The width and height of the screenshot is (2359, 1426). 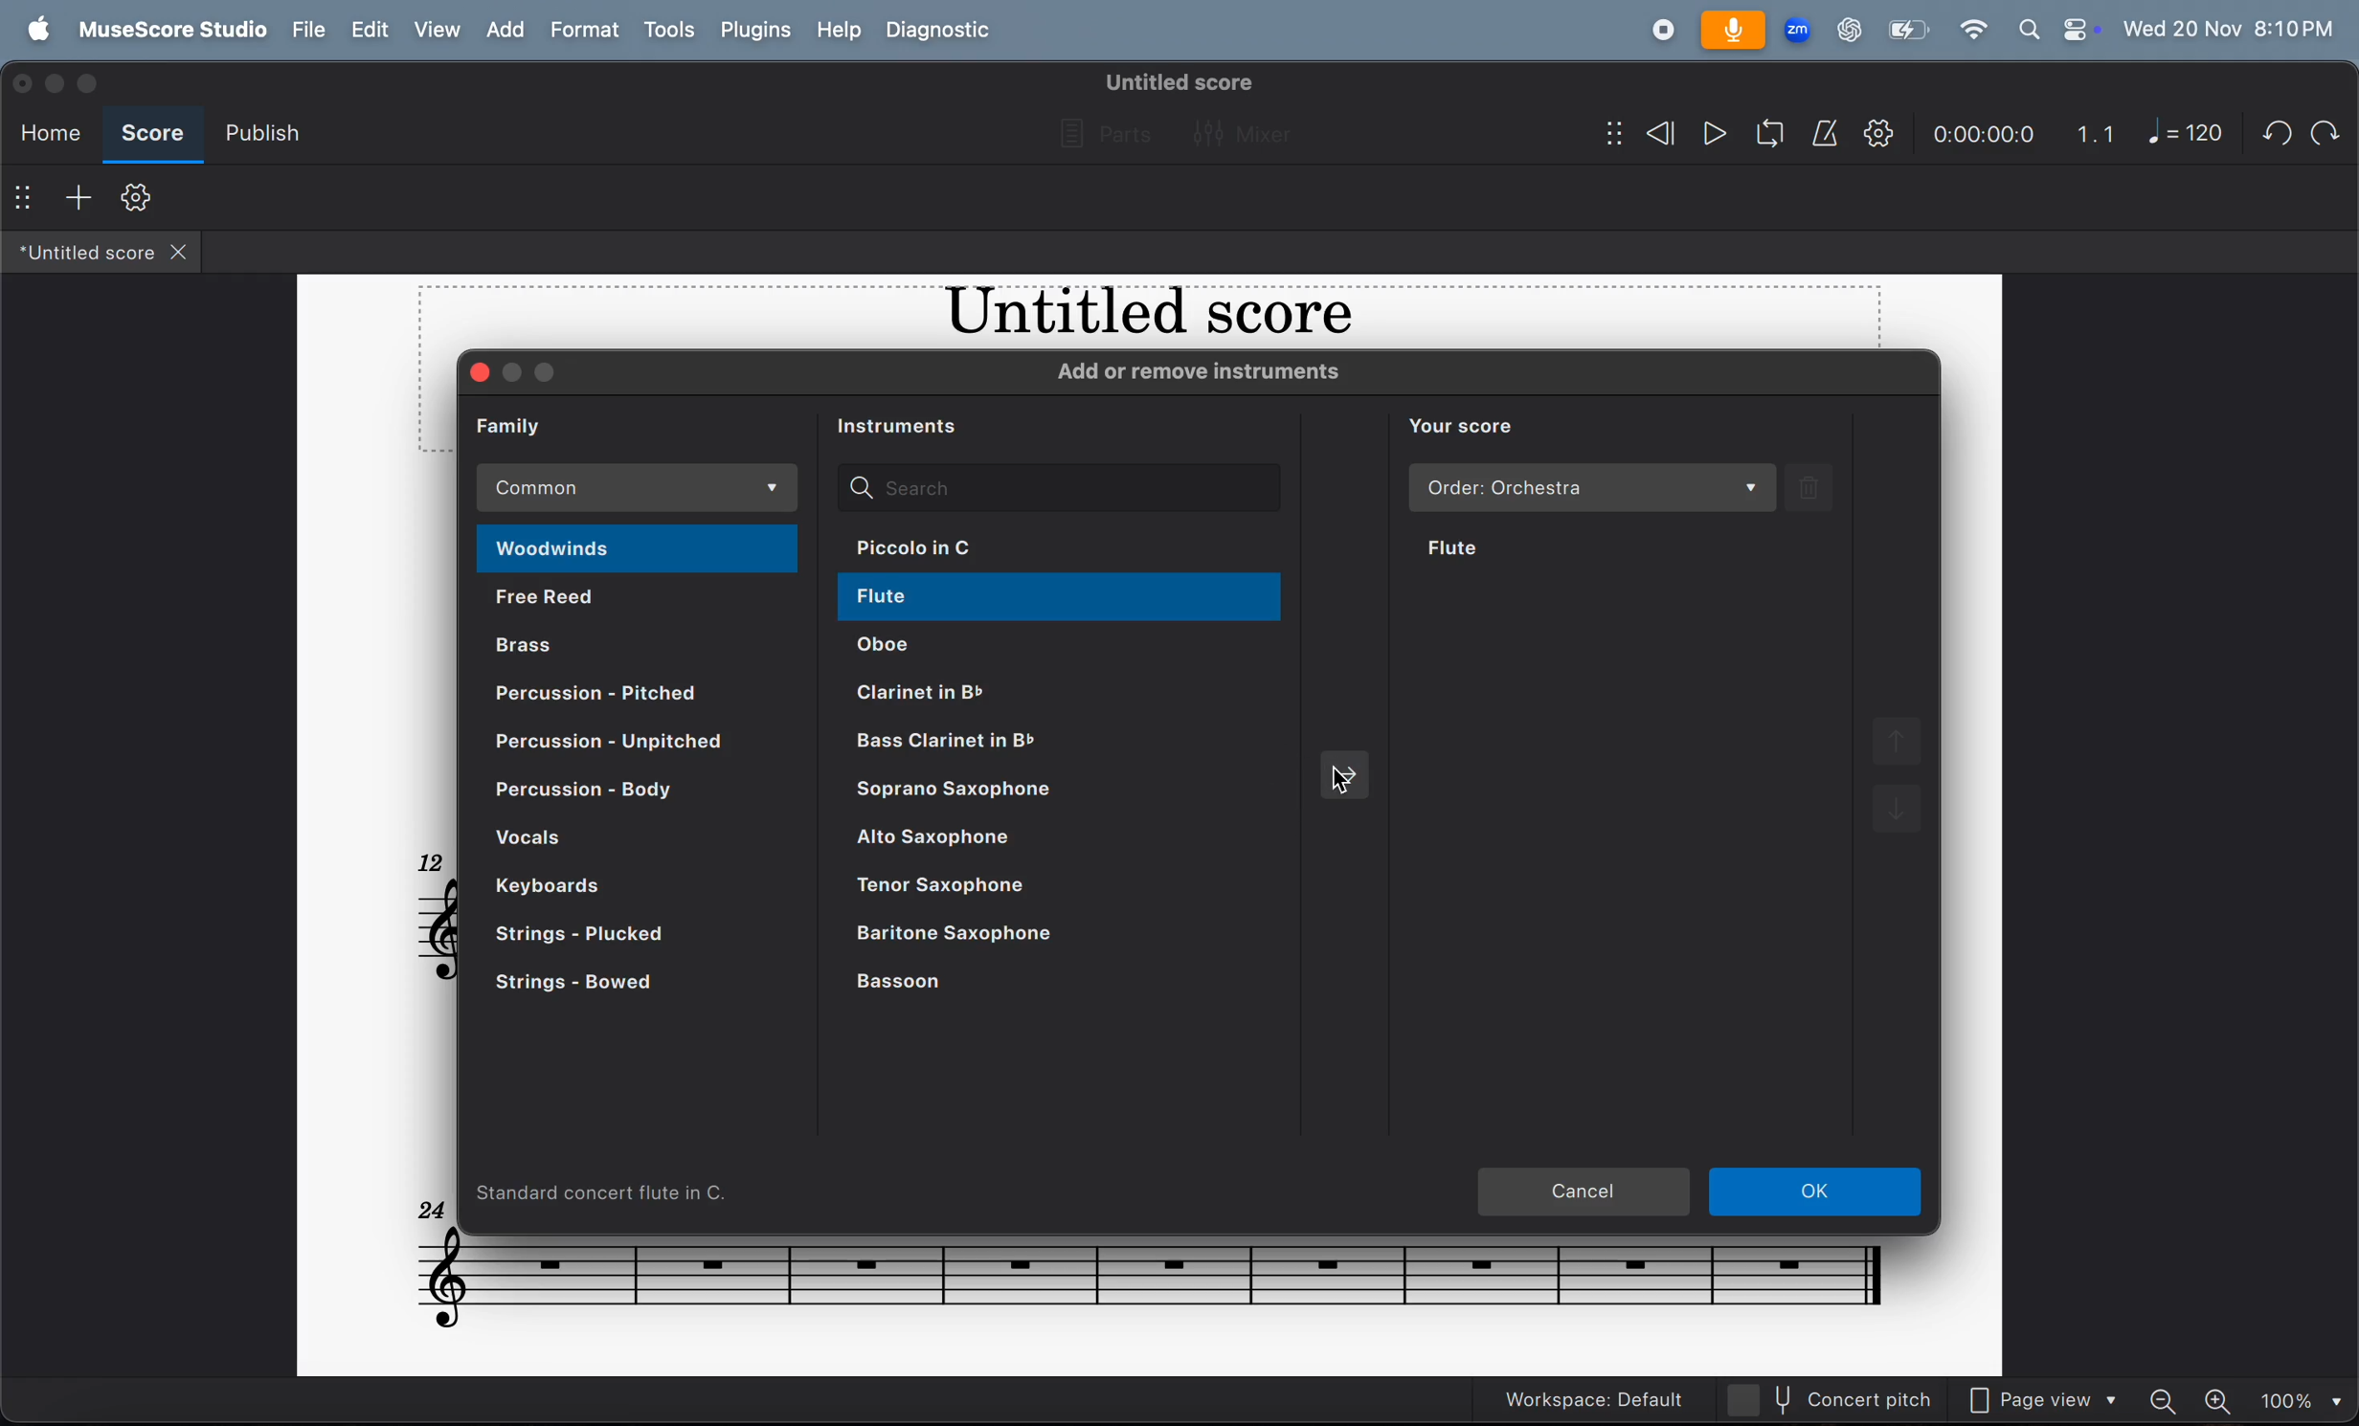 I want to click on keyboard, so click(x=596, y=886).